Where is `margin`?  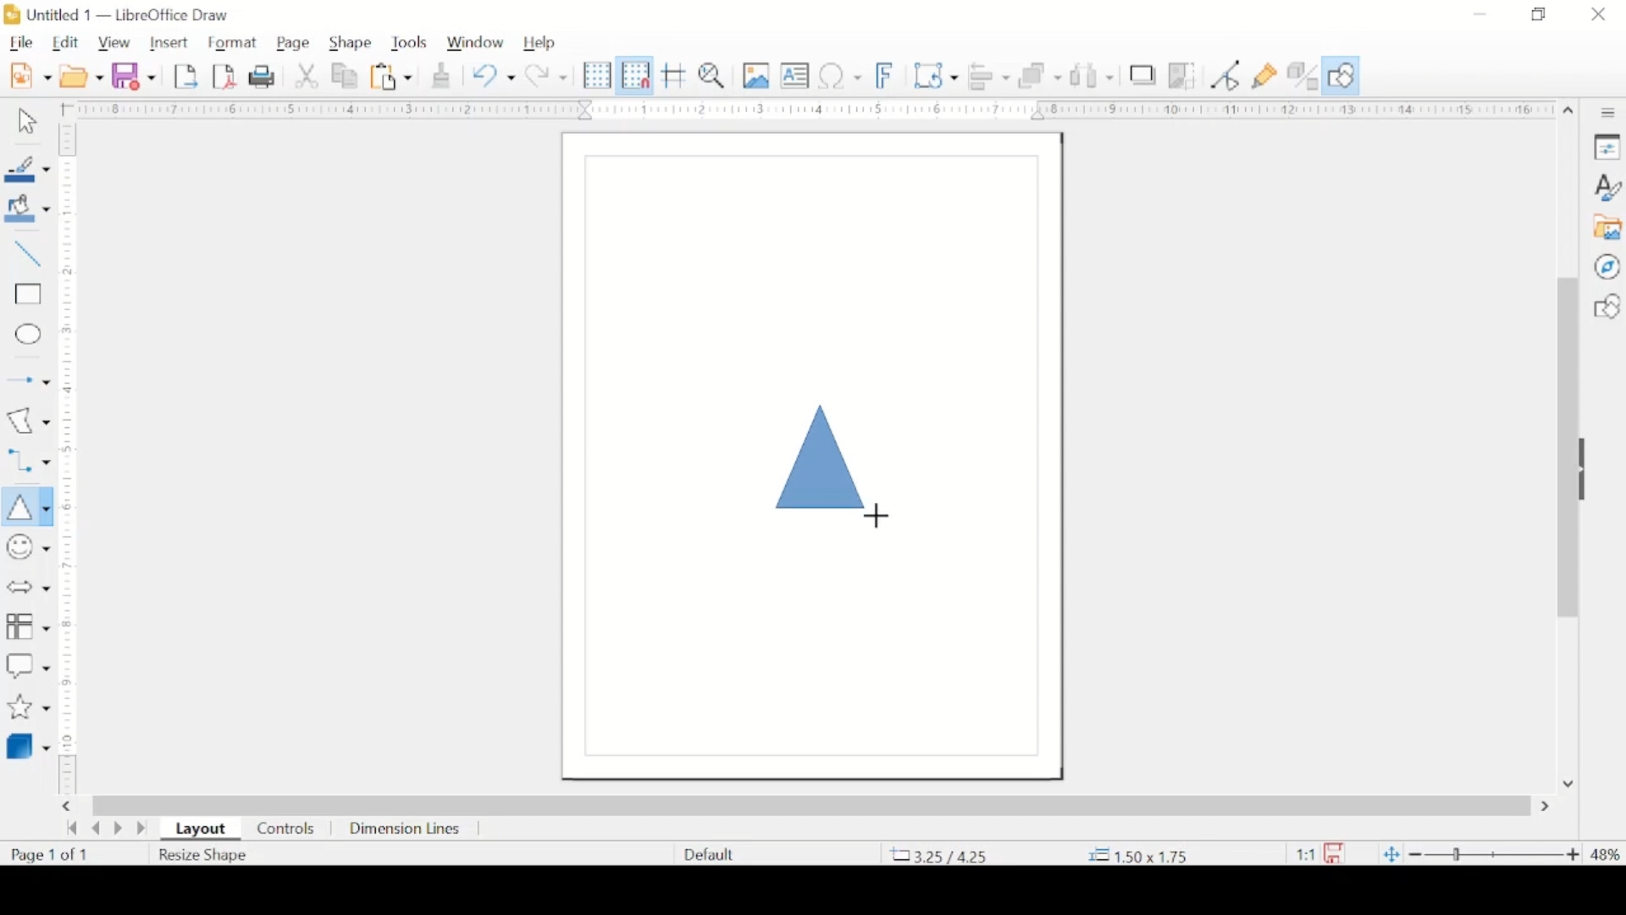
margin is located at coordinates (70, 461).